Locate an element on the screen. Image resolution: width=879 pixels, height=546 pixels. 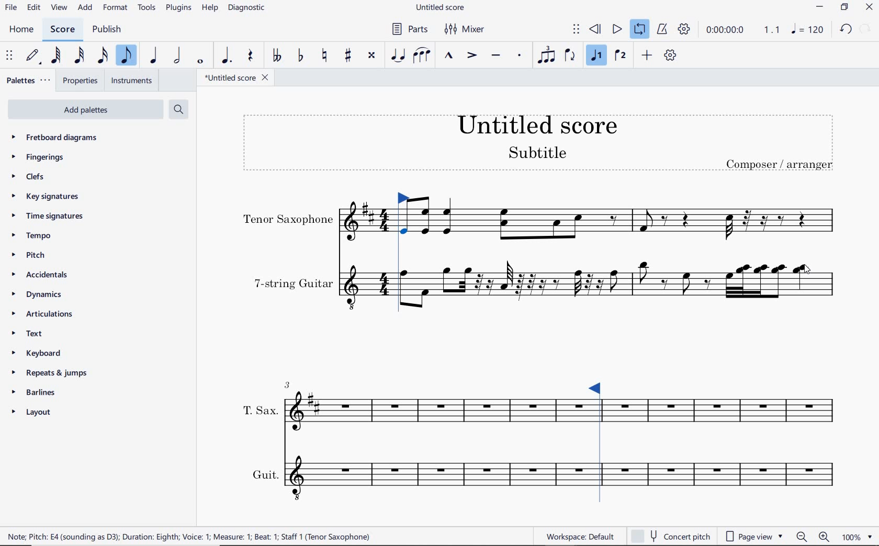
SCORE is located at coordinates (61, 30).